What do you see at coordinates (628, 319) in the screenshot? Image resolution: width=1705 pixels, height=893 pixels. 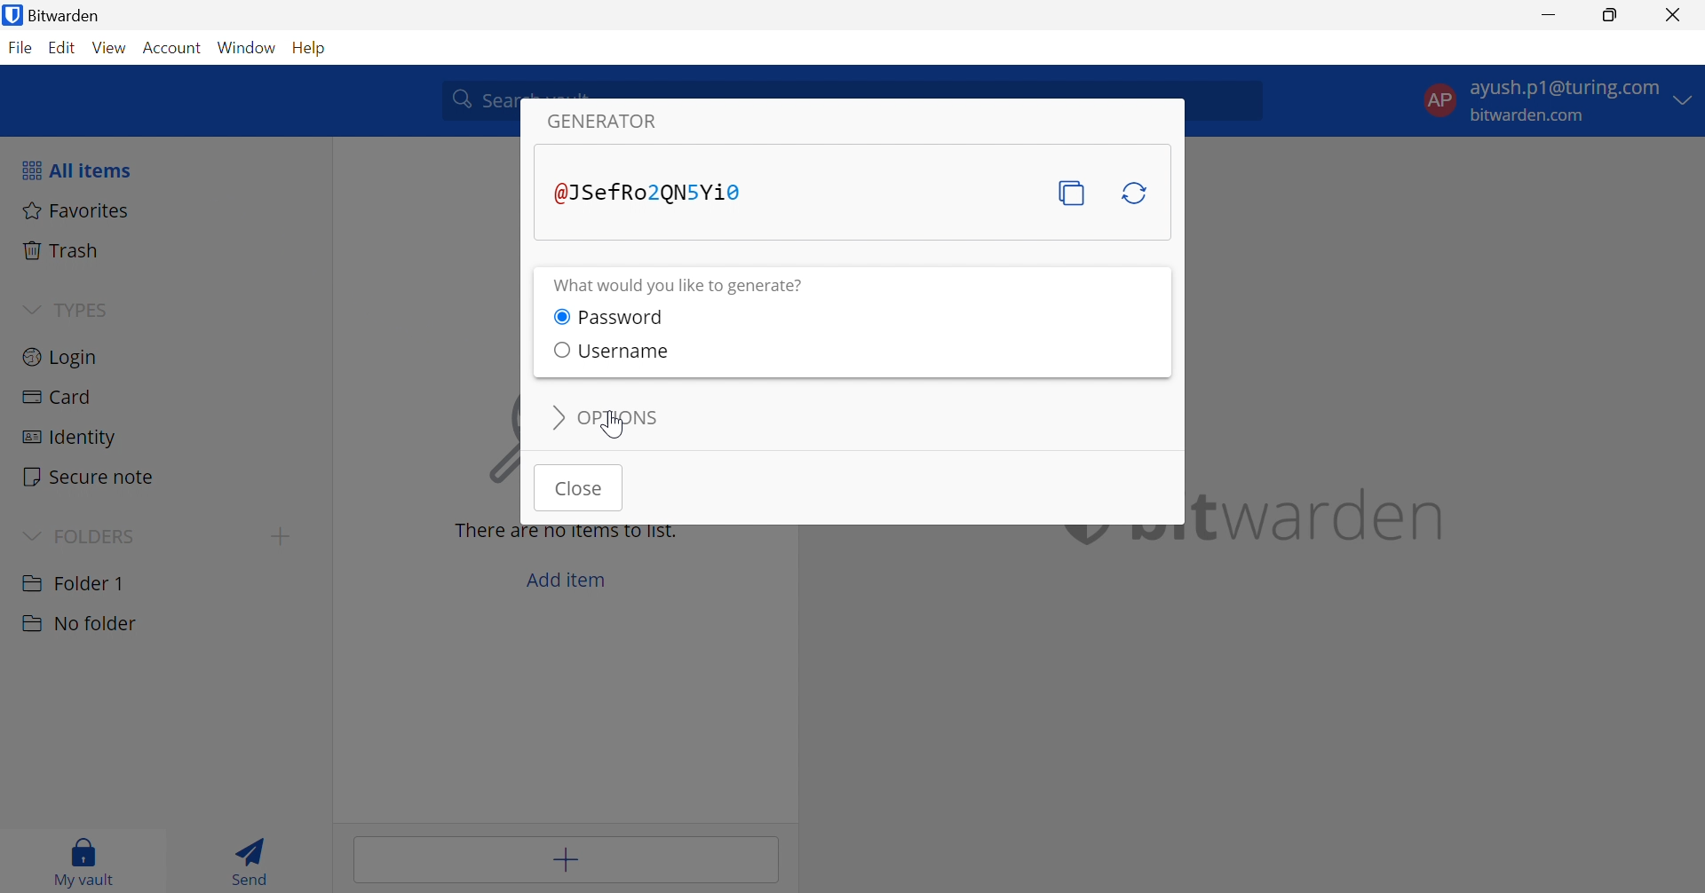 I see `Password` at bounding box center [628, 319].